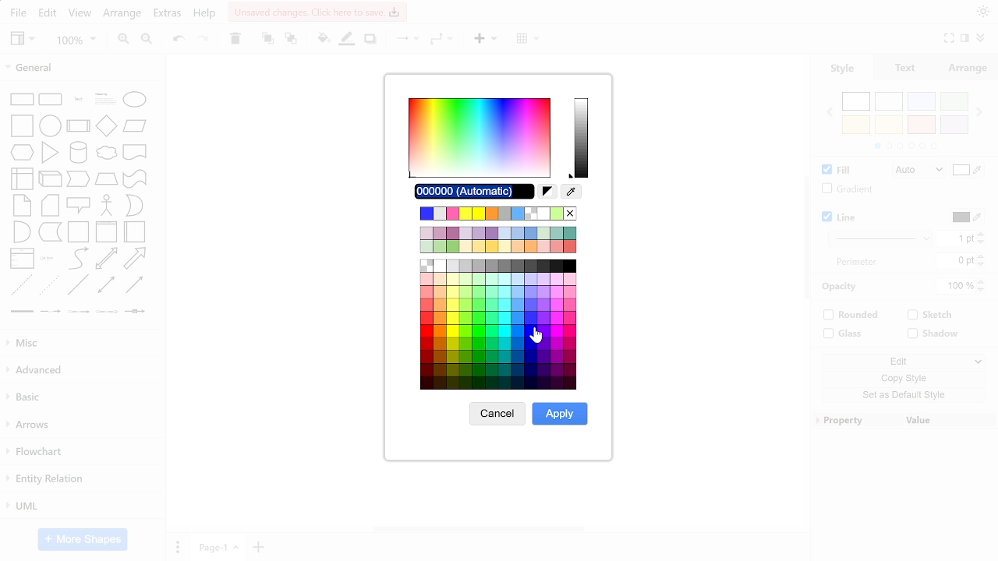 Image resolution: width=998 pixels, height=561 pixels. Describe the element at coordinates (980, 111) in the screenshot. I see `next` at that location.